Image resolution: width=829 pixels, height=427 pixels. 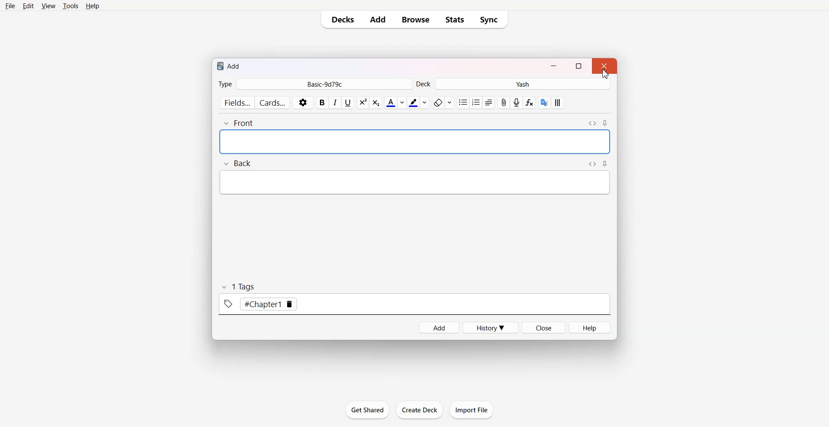 What do you see at coordinates (314, 84) in the screenshot?
I see `Type Basic-9d79c` at bounding box center [314, 84].